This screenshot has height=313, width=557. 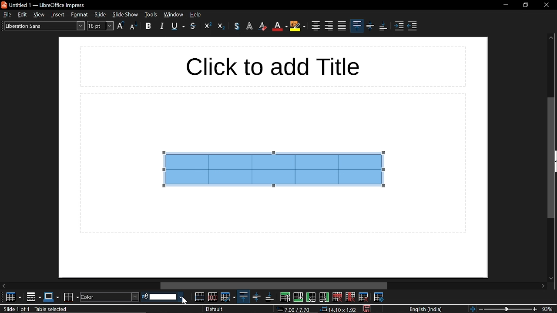 What do you see at coordinates (208, 26) in the screenshot?
I see `outline` at bounding box center [208, 26].